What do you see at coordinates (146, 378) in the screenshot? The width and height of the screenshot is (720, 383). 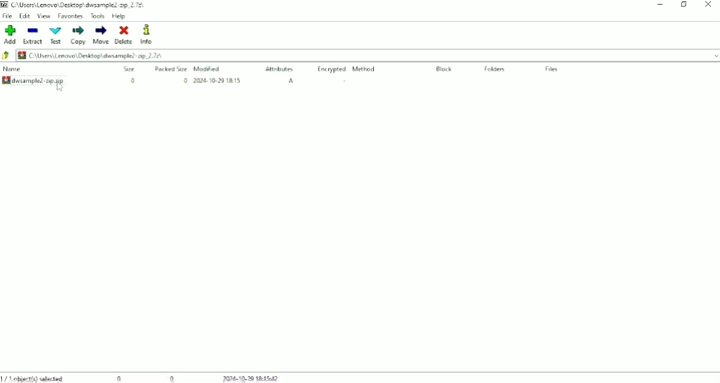 I see `0     0` at bounding box center [146, 378].